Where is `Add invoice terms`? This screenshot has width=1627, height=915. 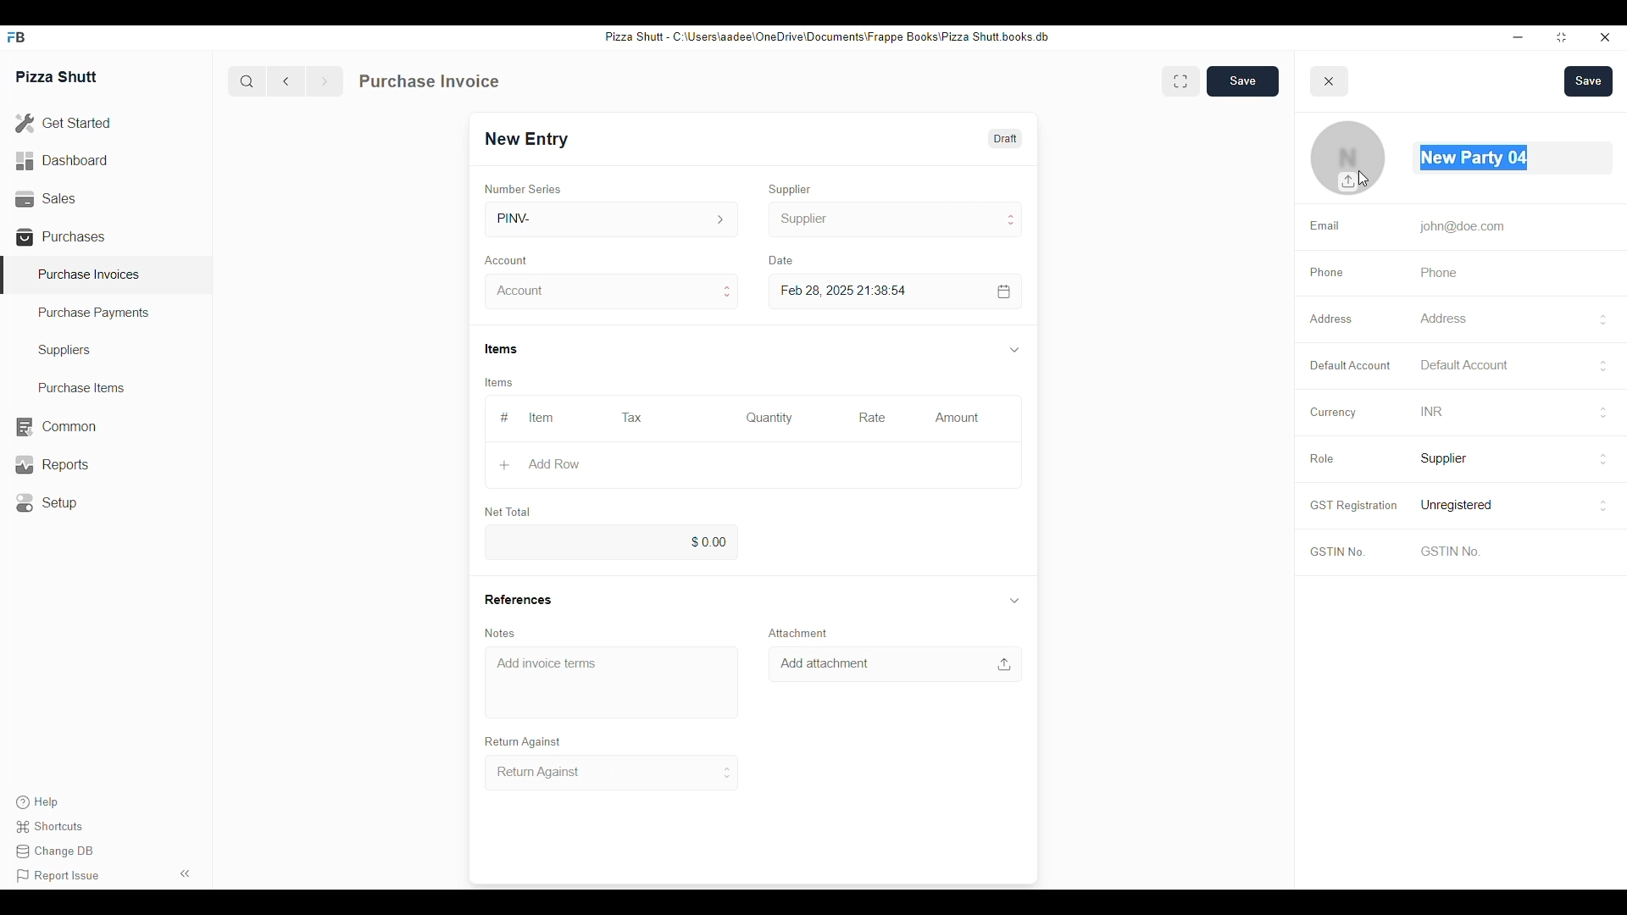 Add invoice terms is located at coordinates (547, 663).